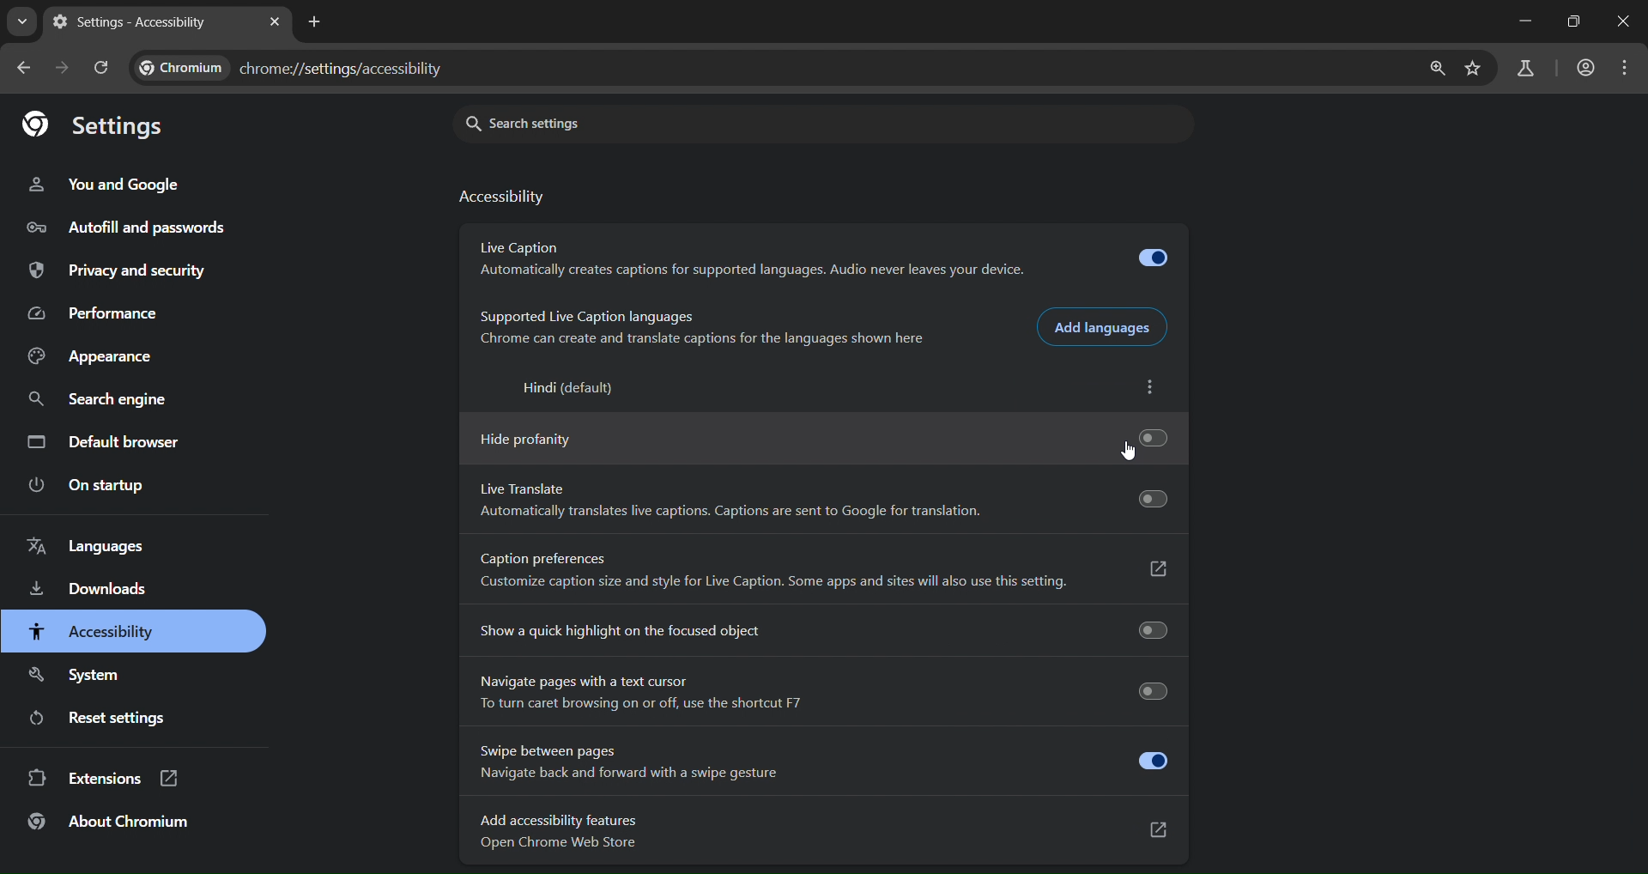 This screenshot has width=1648, height=874. I want to click on go forward one page, so click(65, 71).